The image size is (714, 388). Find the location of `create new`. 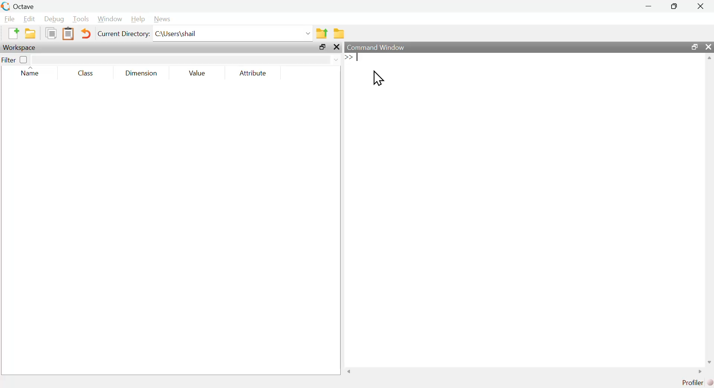

create new is located at coordinates (12, 34).